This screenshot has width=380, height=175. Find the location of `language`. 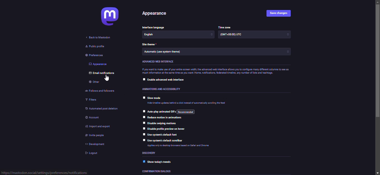

language is located at coordinates (156, 28).